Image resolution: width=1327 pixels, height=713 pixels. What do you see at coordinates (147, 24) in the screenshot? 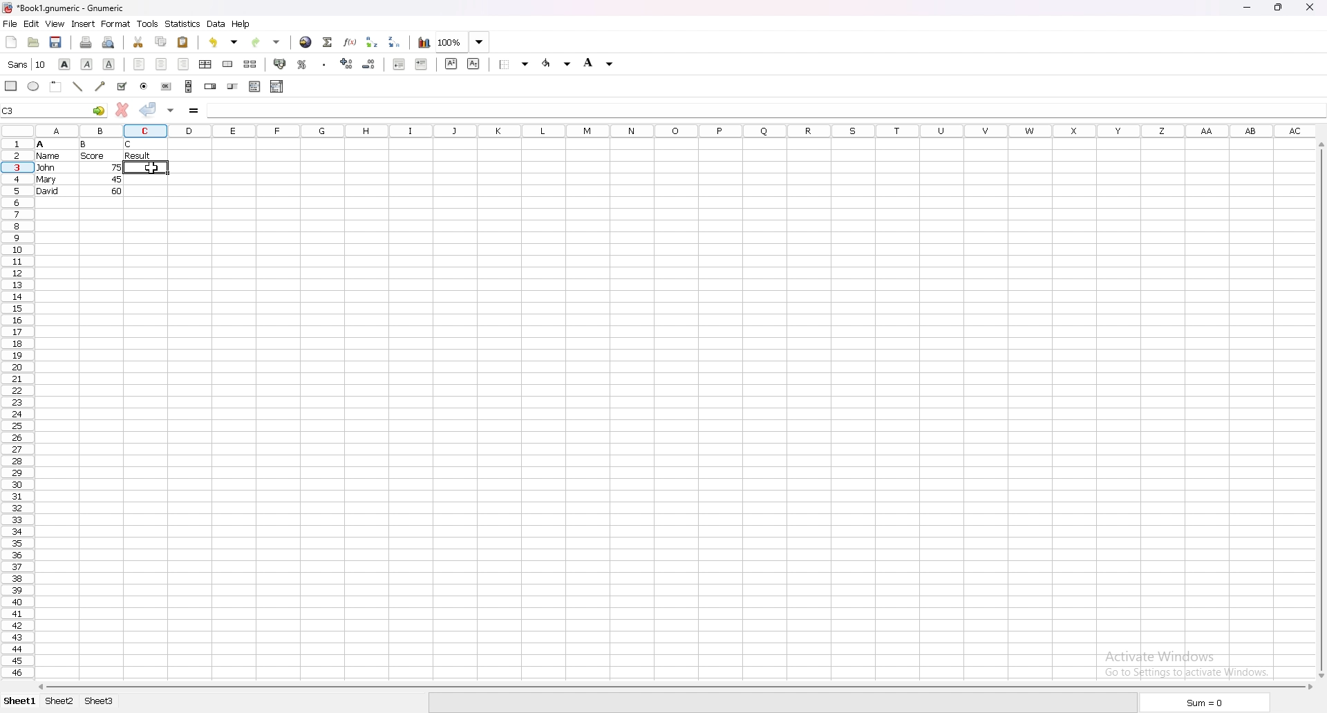
I see `tools` at bounding box center [147, 24].